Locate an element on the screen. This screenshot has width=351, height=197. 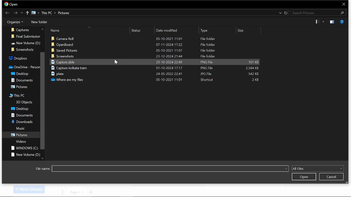
folders is located at coordinates (26, 155).